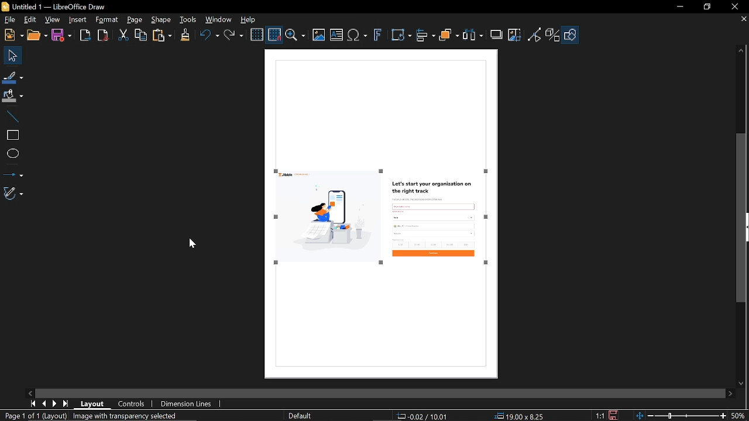  Describe the element at coordinates (9, 19) in the screenshot. I see `File` at that location.